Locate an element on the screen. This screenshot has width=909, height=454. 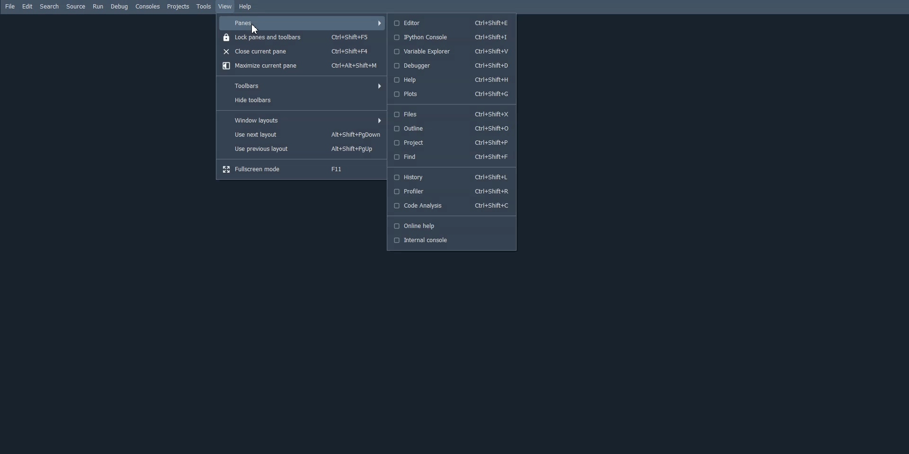
Project is located at coordinates (450, 143).